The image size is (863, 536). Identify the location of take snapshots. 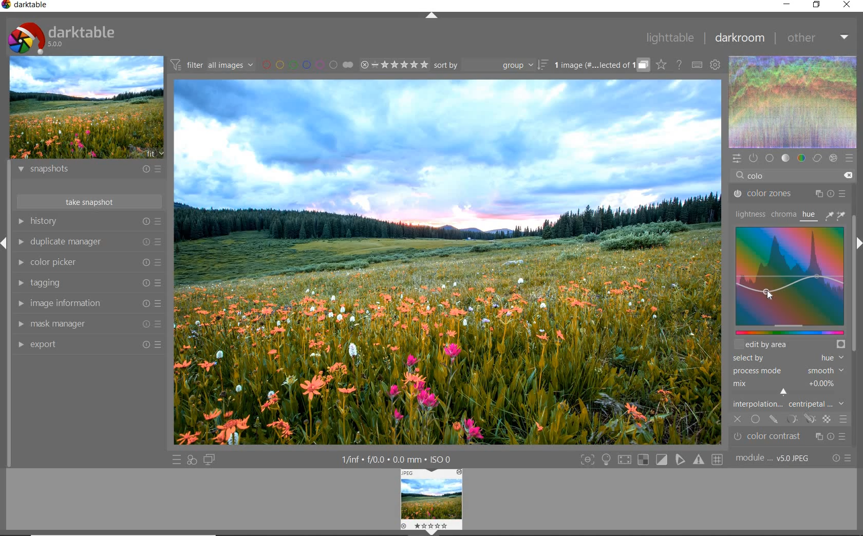
(88, 201).